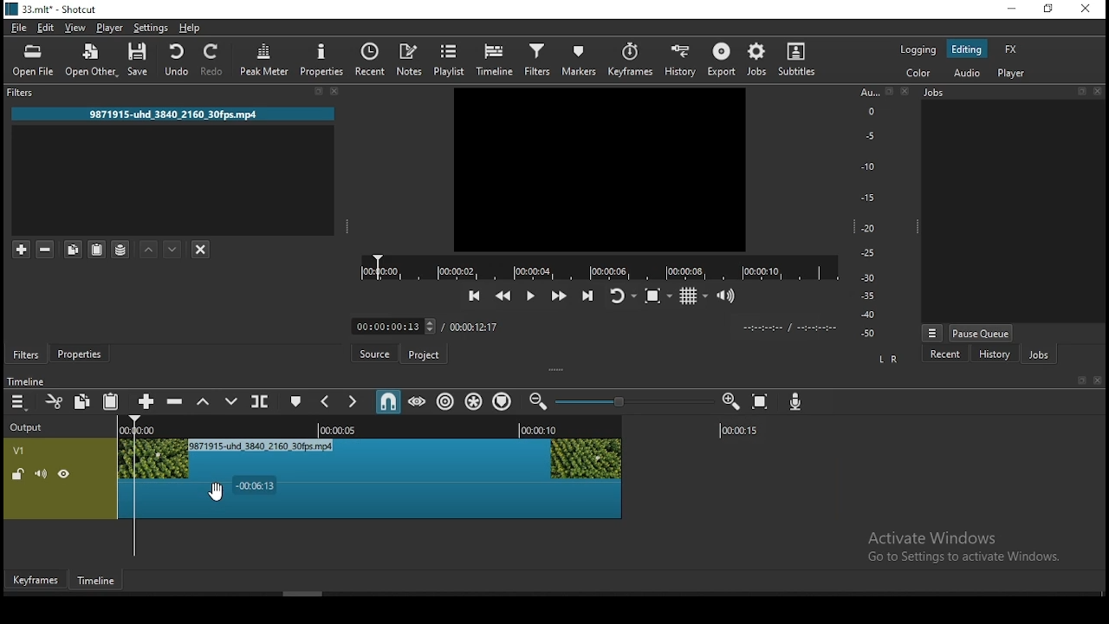 This screenshot has height=624, width=1109. Describe the element at coordinates (658, 295) in the screenshot. I see `toggle zoom` at that location.